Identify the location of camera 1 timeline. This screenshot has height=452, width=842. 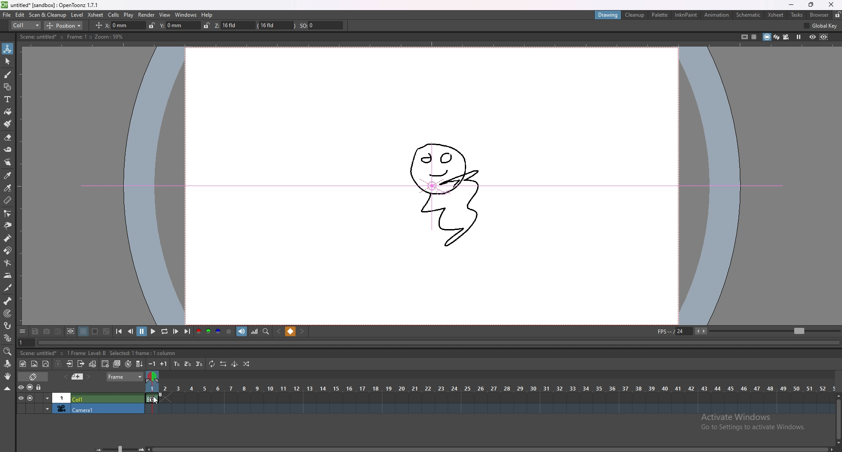
(488, 411).